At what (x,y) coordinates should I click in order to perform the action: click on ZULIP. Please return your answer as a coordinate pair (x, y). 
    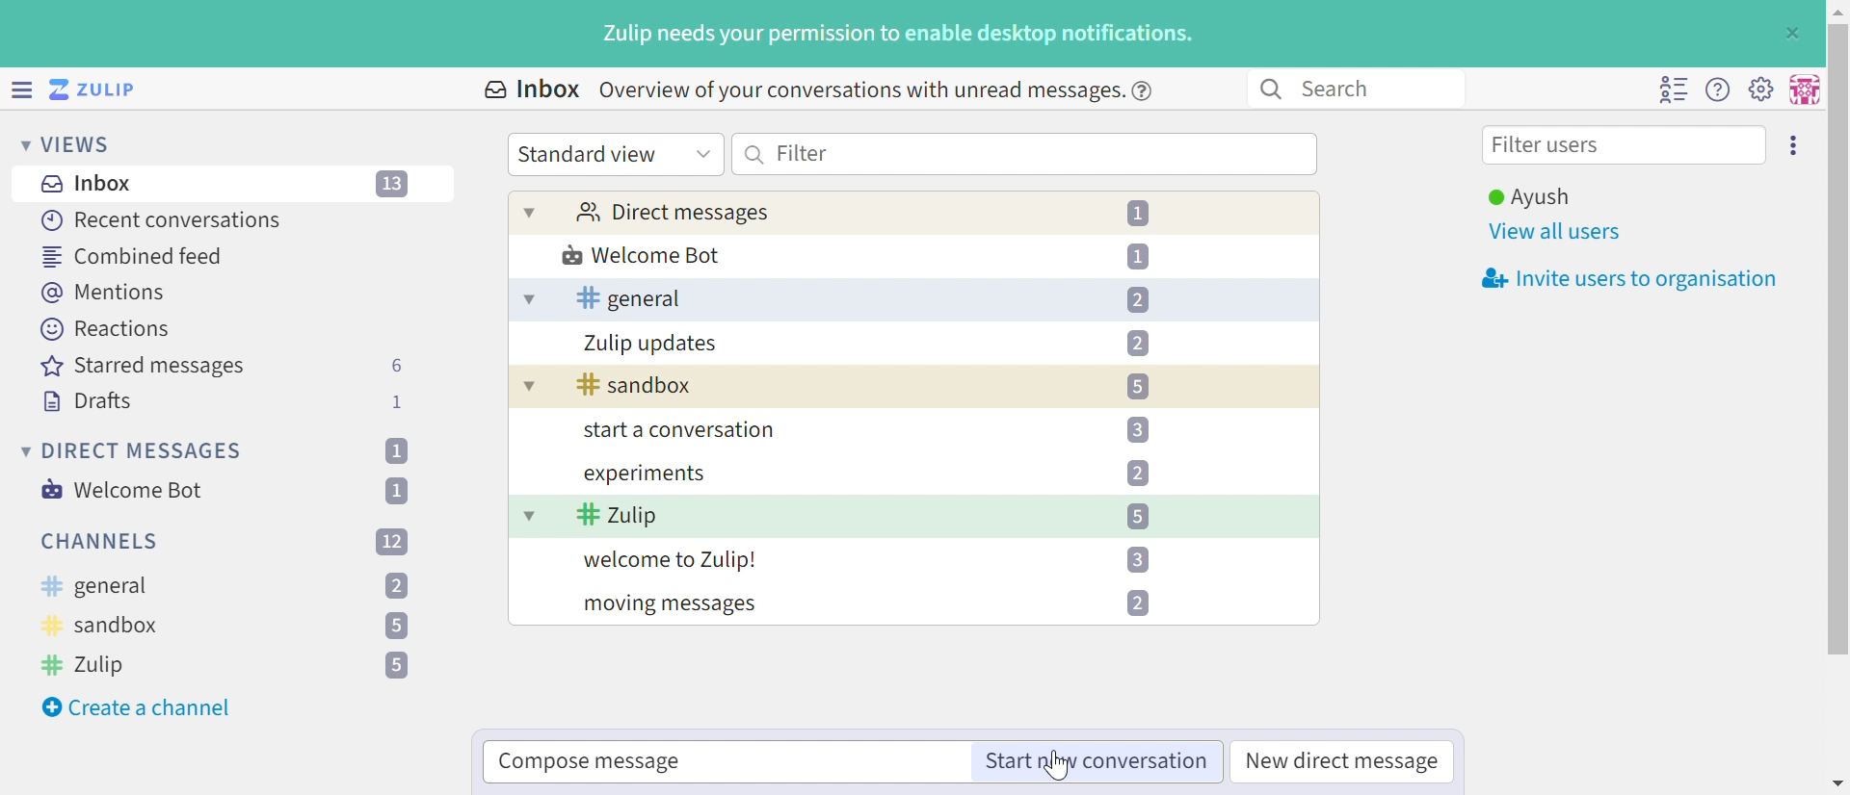
    Looking at the image, I should click on (105, 90).